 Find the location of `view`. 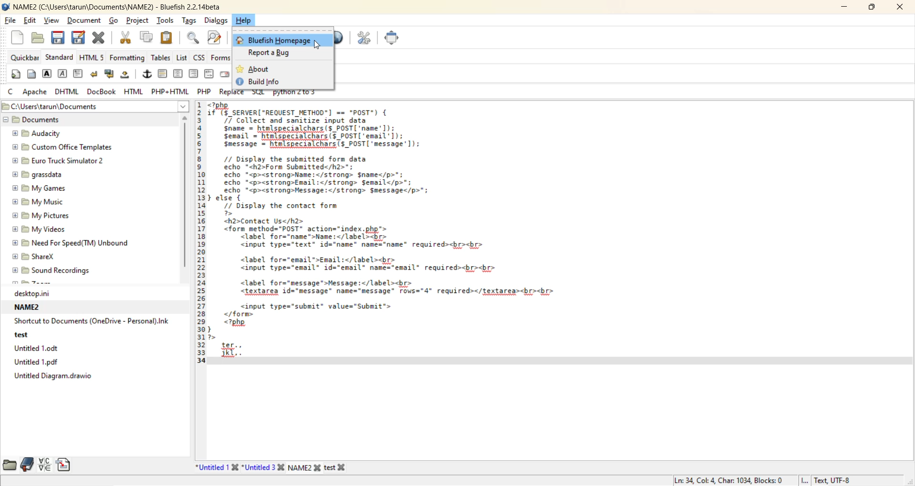

view is located at coordinates (51, 21).